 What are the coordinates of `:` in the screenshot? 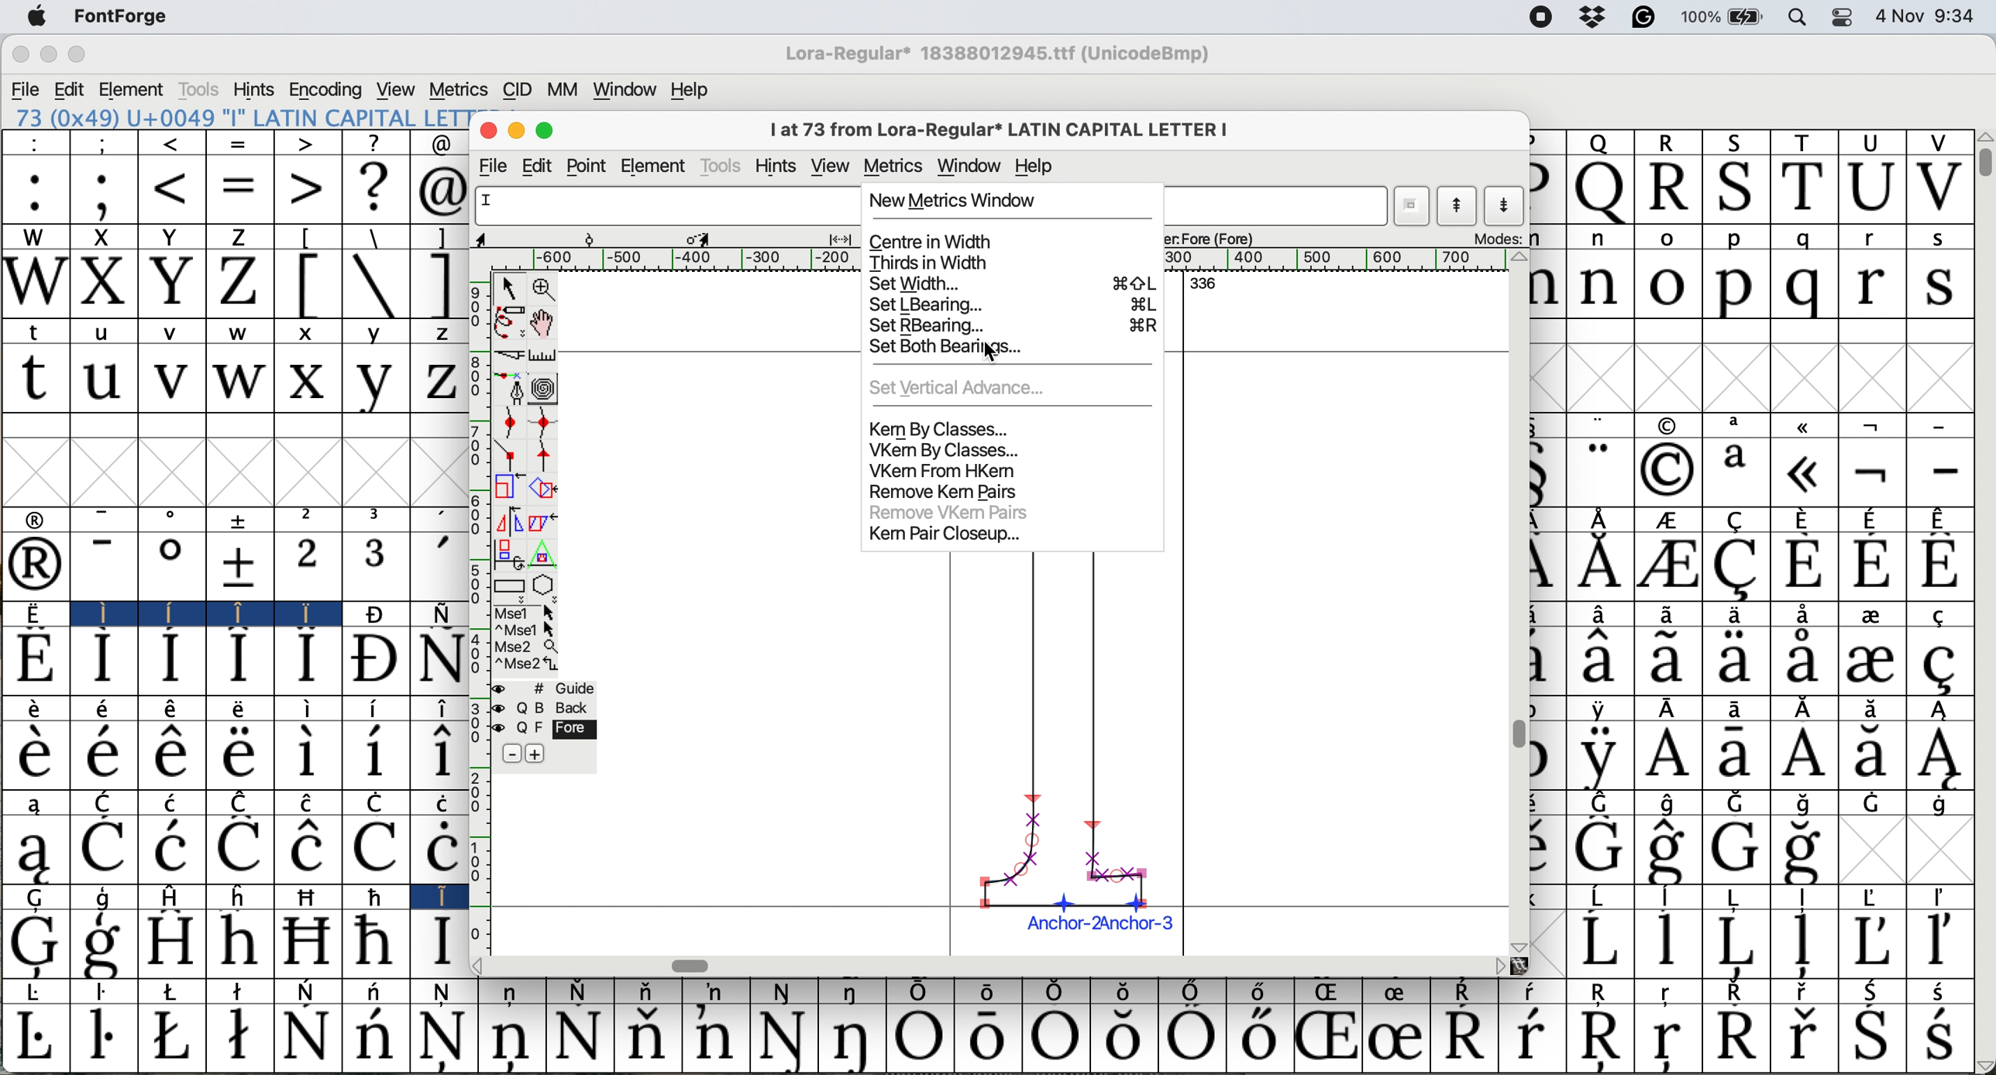 It's located at (33, 143).